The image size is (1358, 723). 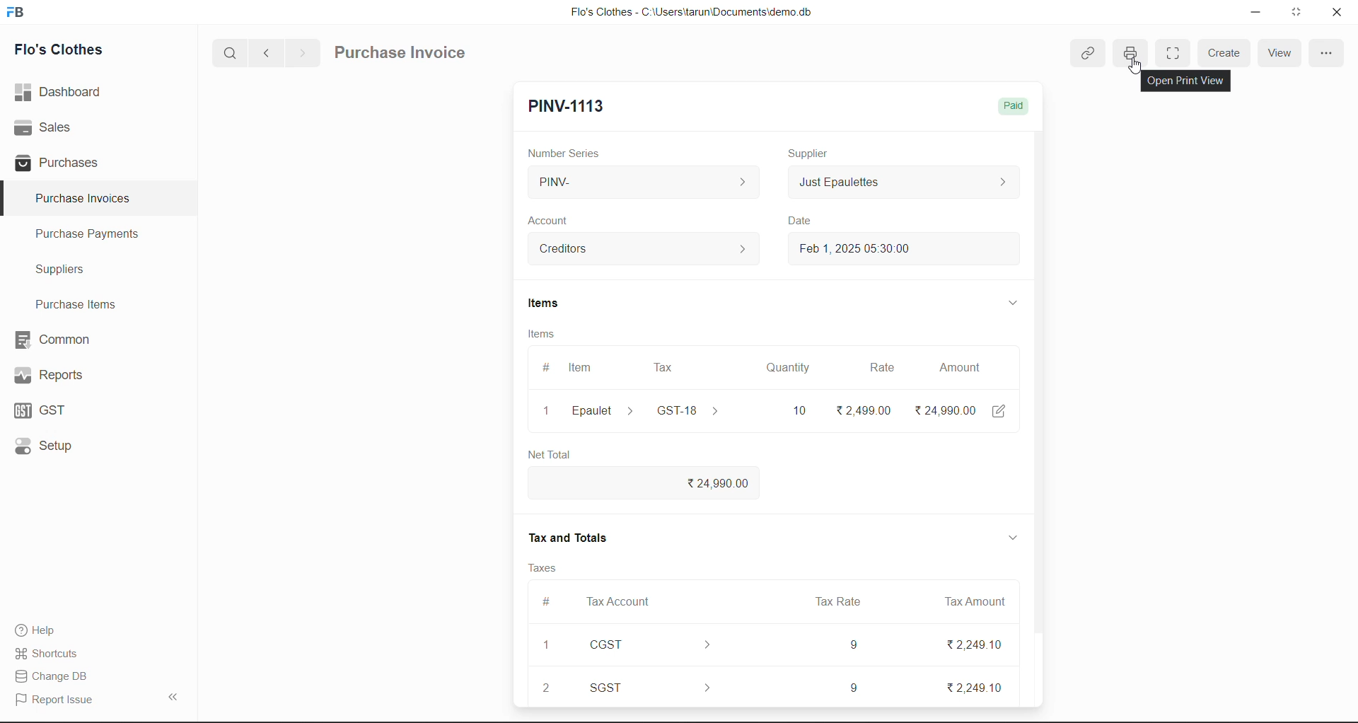 What do you see at coordinates (980, 690) in the screenshot?
I see `₹2249.10` at bounding box center [980, 690].